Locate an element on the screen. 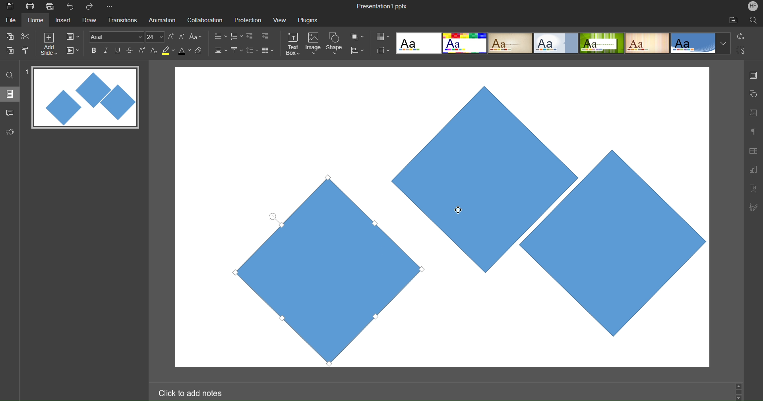 The height and width of the screenshot is (401, 763). Signature is located at coordinates (753, 207).